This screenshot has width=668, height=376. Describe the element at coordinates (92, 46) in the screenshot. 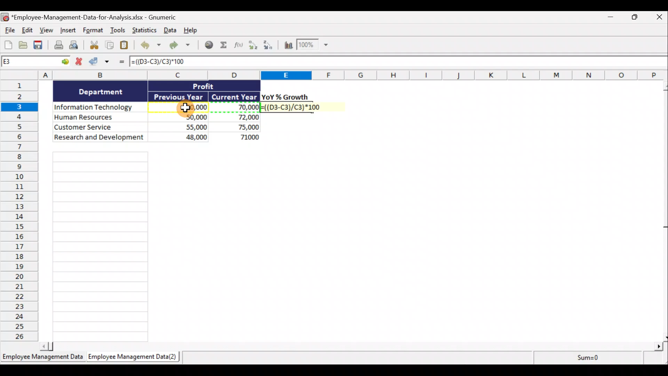

I see `Cut selection` at that location.